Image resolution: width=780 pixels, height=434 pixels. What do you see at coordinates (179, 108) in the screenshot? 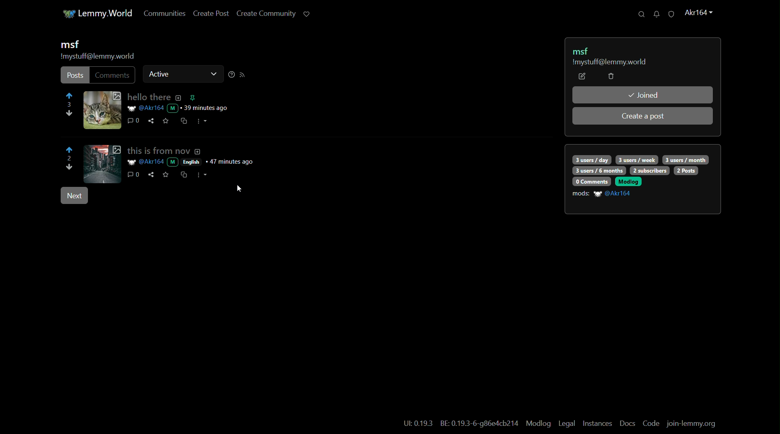
I see `post details` at bounding box center [179, 108].